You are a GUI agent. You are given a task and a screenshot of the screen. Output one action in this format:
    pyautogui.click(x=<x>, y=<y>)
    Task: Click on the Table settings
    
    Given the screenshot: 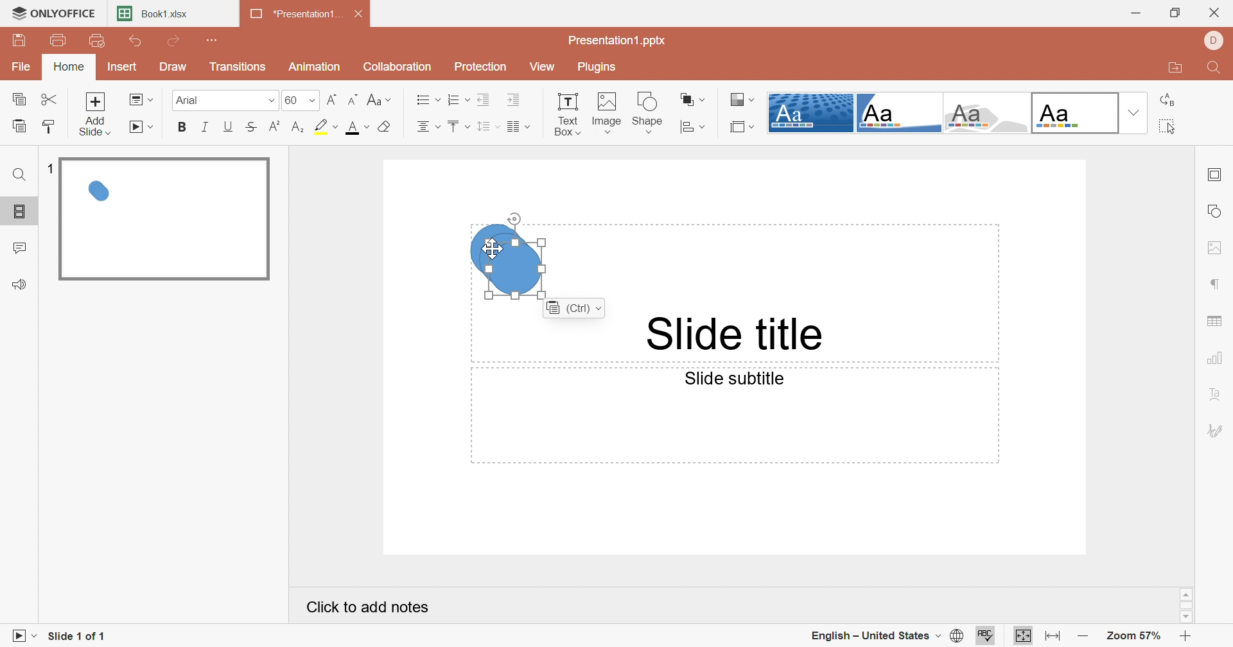 What is the action you would take?
    pyautogui.click(x=1214, y=319)
    